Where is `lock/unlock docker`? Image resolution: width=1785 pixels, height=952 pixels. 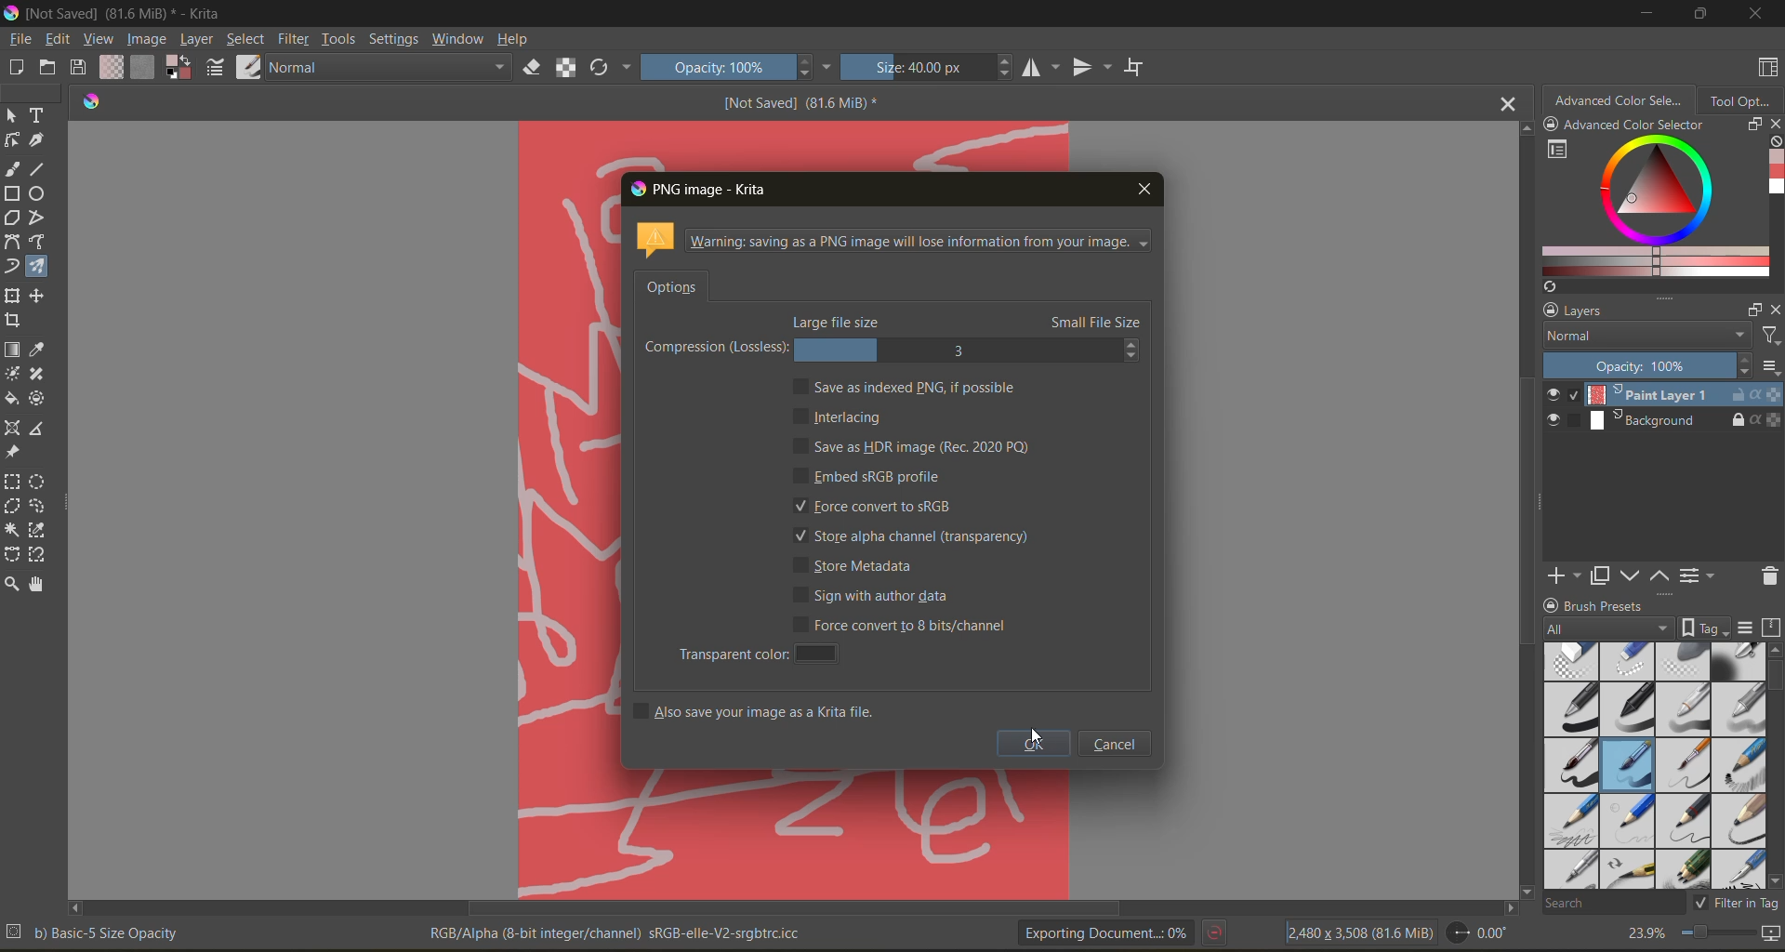
lock/unlock docker is located at coordinates (1555, 126).